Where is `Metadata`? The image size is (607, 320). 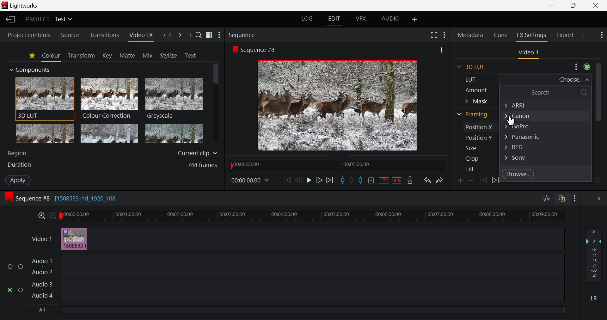
Metadata is located at coordinates (470, 35).